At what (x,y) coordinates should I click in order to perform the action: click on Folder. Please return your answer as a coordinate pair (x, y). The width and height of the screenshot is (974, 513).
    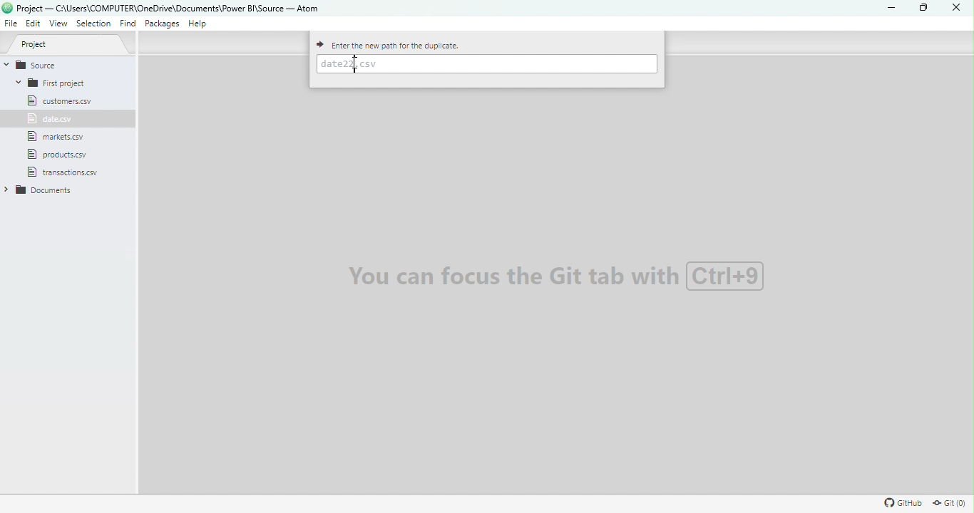
    Looking at the image, I should click on (40, 190).